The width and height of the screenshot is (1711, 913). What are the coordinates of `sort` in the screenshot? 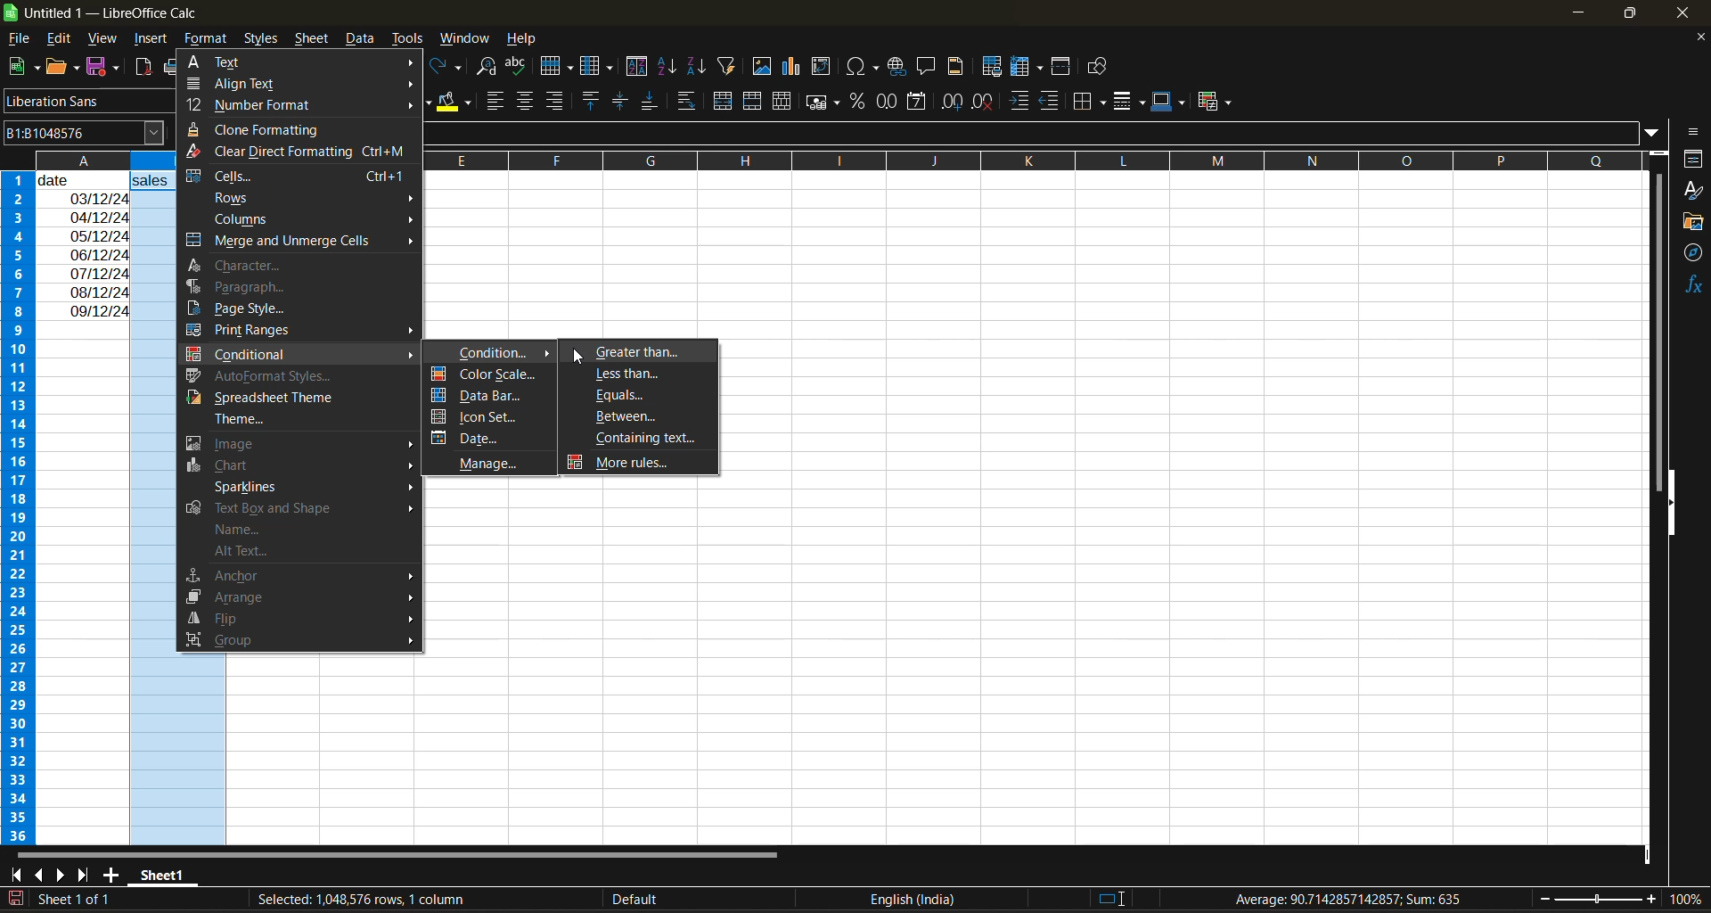 It's located at (636, 66).